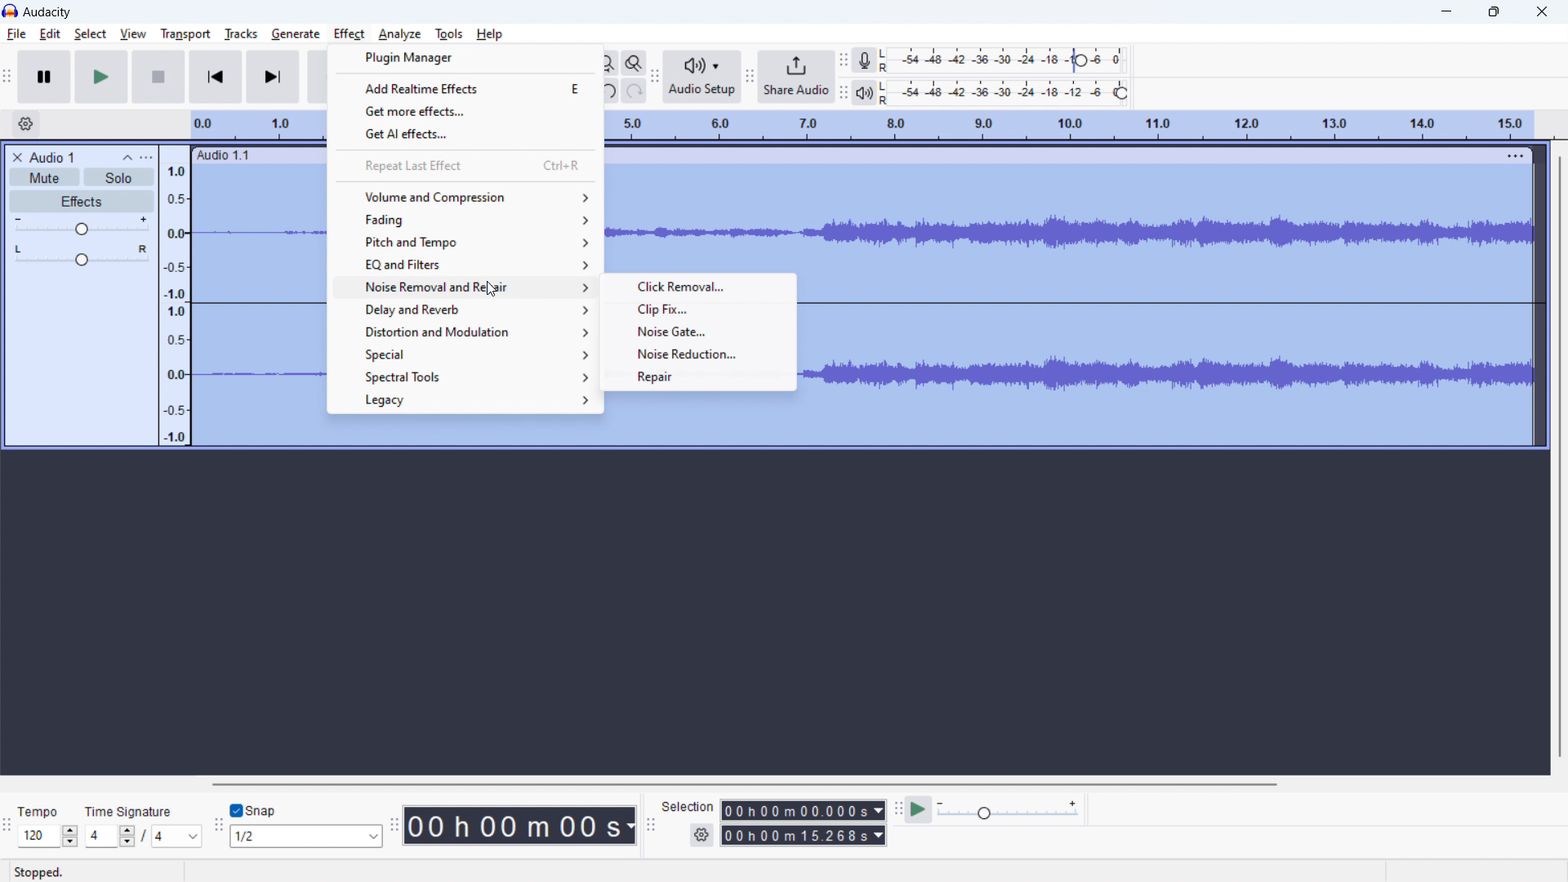 Image resolution: width=1568 pixels, height=882 pixels. I want to click on get AI effects, so click(465, 133).